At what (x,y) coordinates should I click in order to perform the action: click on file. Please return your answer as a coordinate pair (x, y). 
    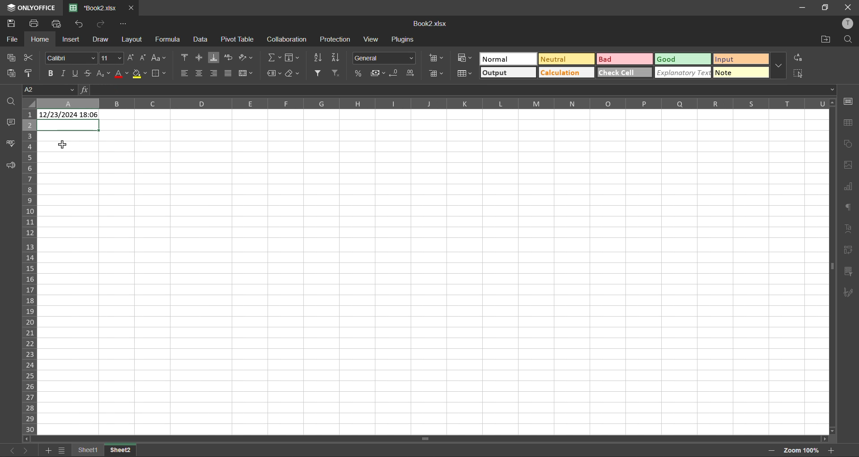
    Looking at the image, I should click on (13, 41).